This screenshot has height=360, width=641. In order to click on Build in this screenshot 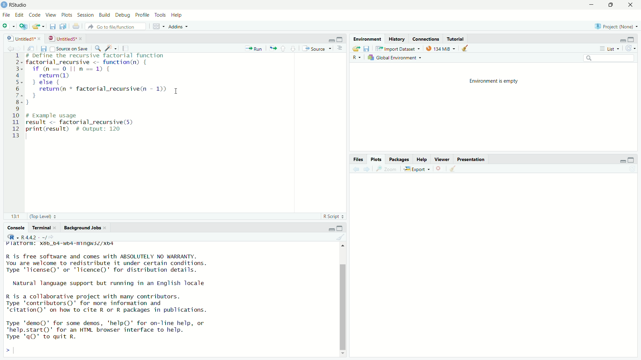, I will do `click(103, 15)`.